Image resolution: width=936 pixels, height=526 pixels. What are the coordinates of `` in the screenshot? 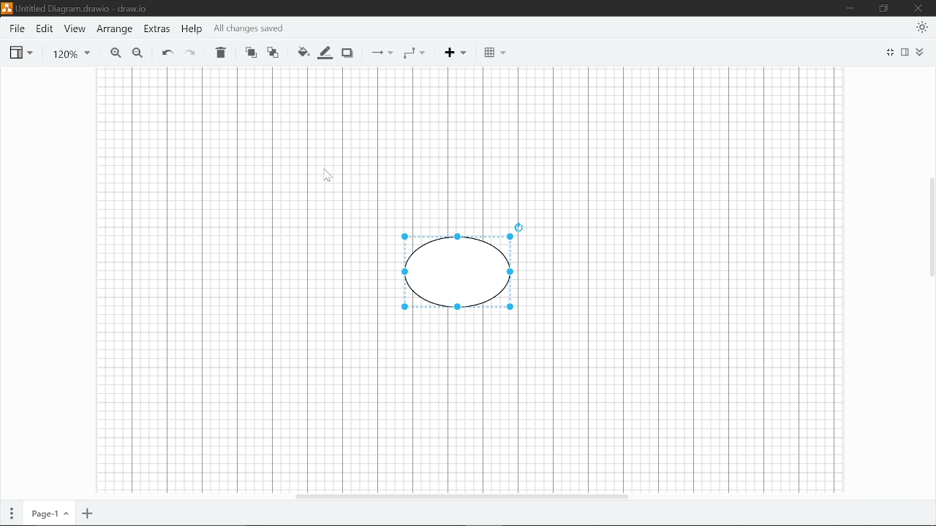 It's located at (44, 29).